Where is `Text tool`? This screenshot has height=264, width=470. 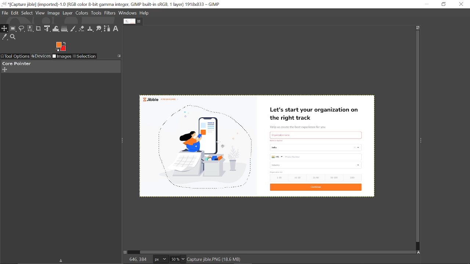
Text tool is located at coordinates (116, 29).